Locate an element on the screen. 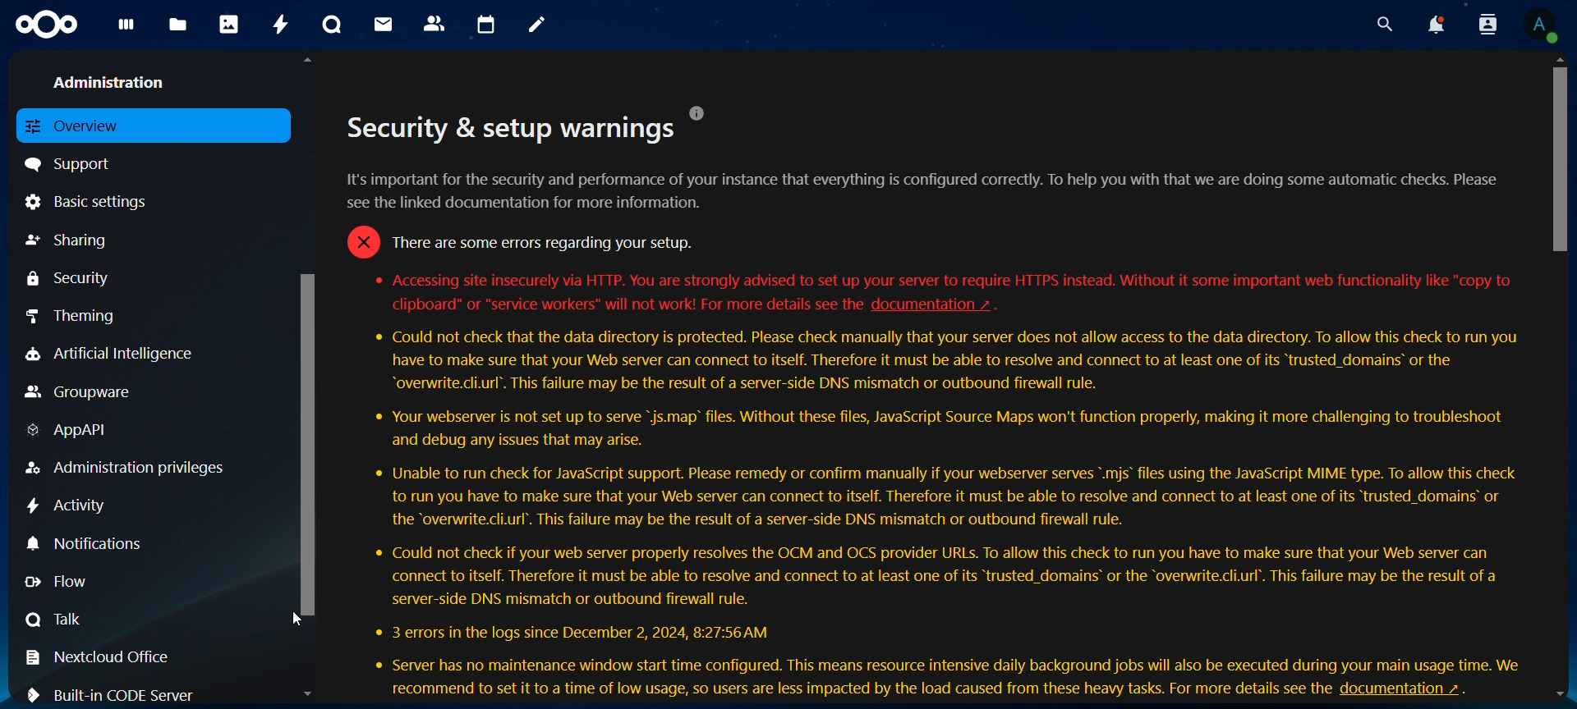 The width and height of the screenshot is (1577, 709). search is located at coordinates (1381, 25).